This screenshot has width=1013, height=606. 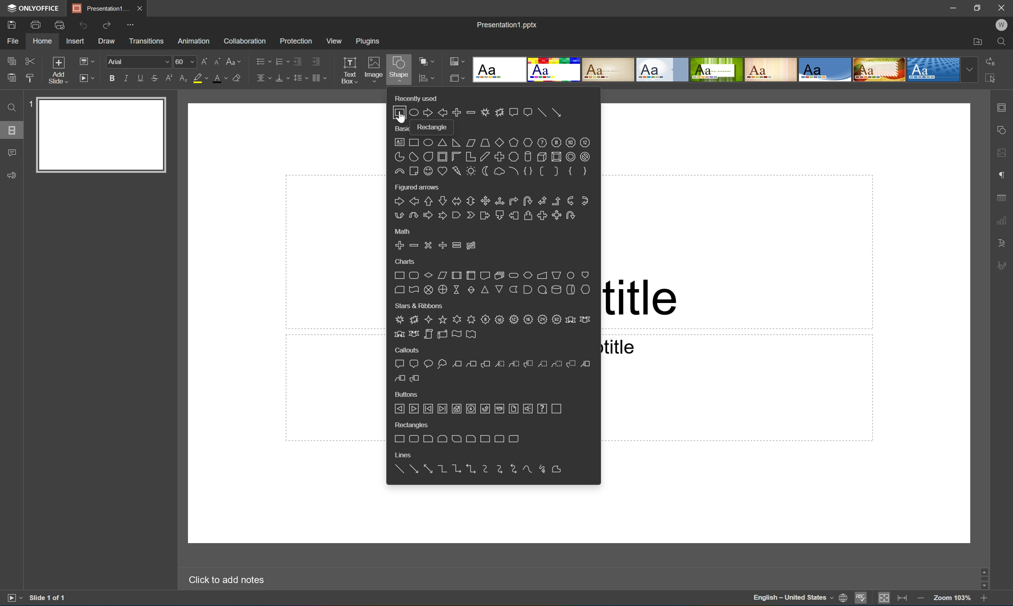 I want to click on Select all, so click(x=991, y=80).